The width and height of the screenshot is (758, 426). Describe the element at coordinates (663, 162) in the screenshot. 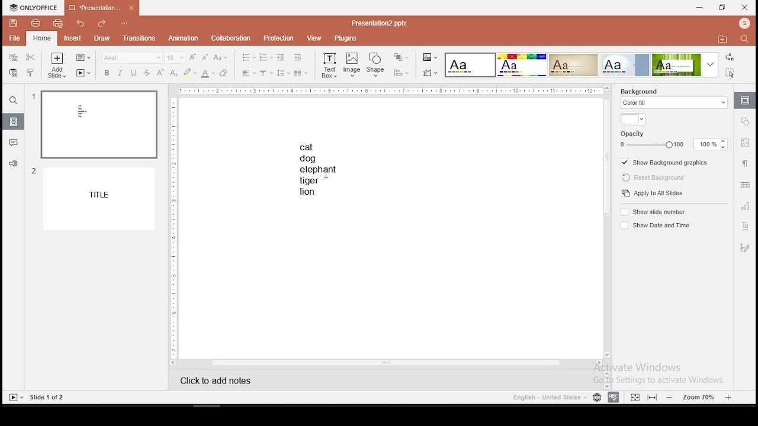

I see `show background graphics on/off` at that location.